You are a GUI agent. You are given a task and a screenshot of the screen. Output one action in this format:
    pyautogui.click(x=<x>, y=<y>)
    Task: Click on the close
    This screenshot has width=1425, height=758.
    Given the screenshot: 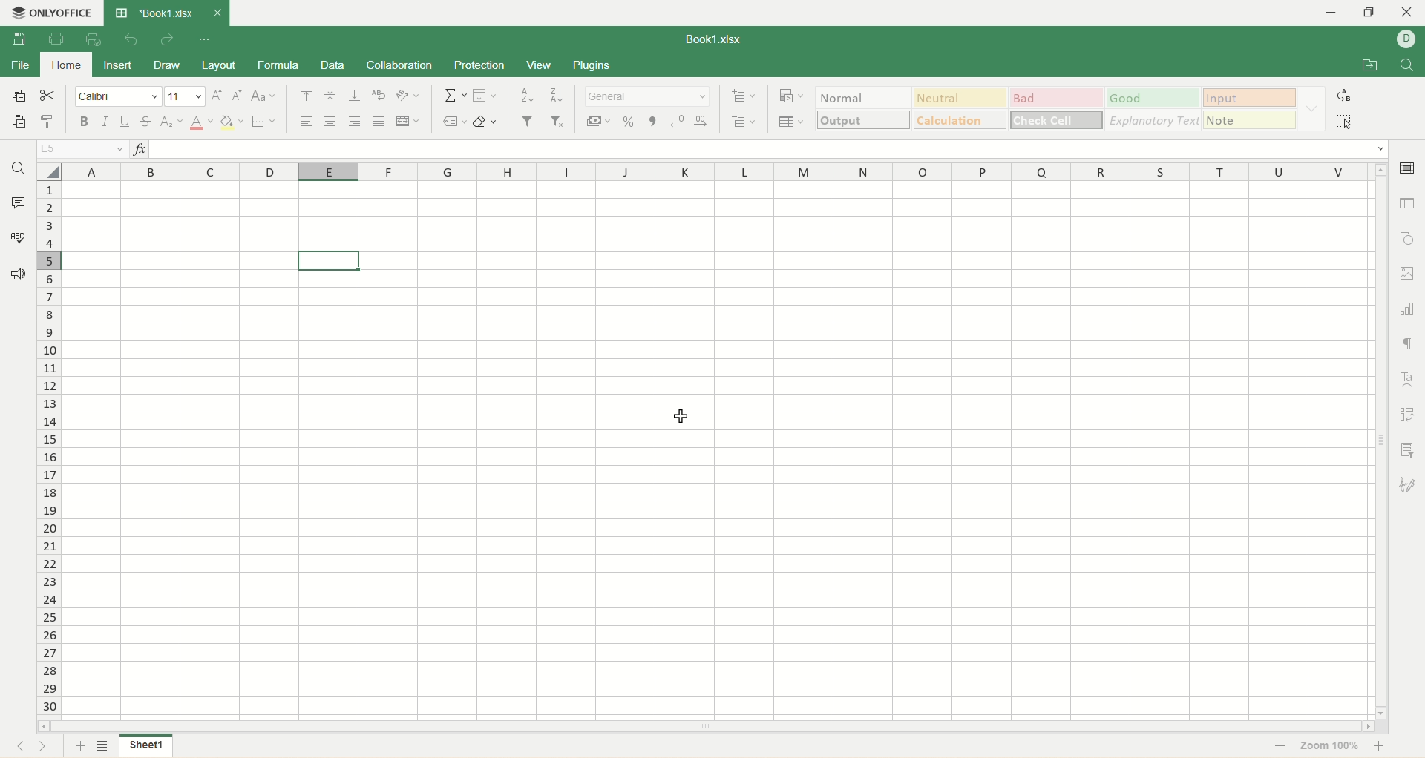 What is the action you would take?
    pyautogui.click(x=1408, y=13)
    